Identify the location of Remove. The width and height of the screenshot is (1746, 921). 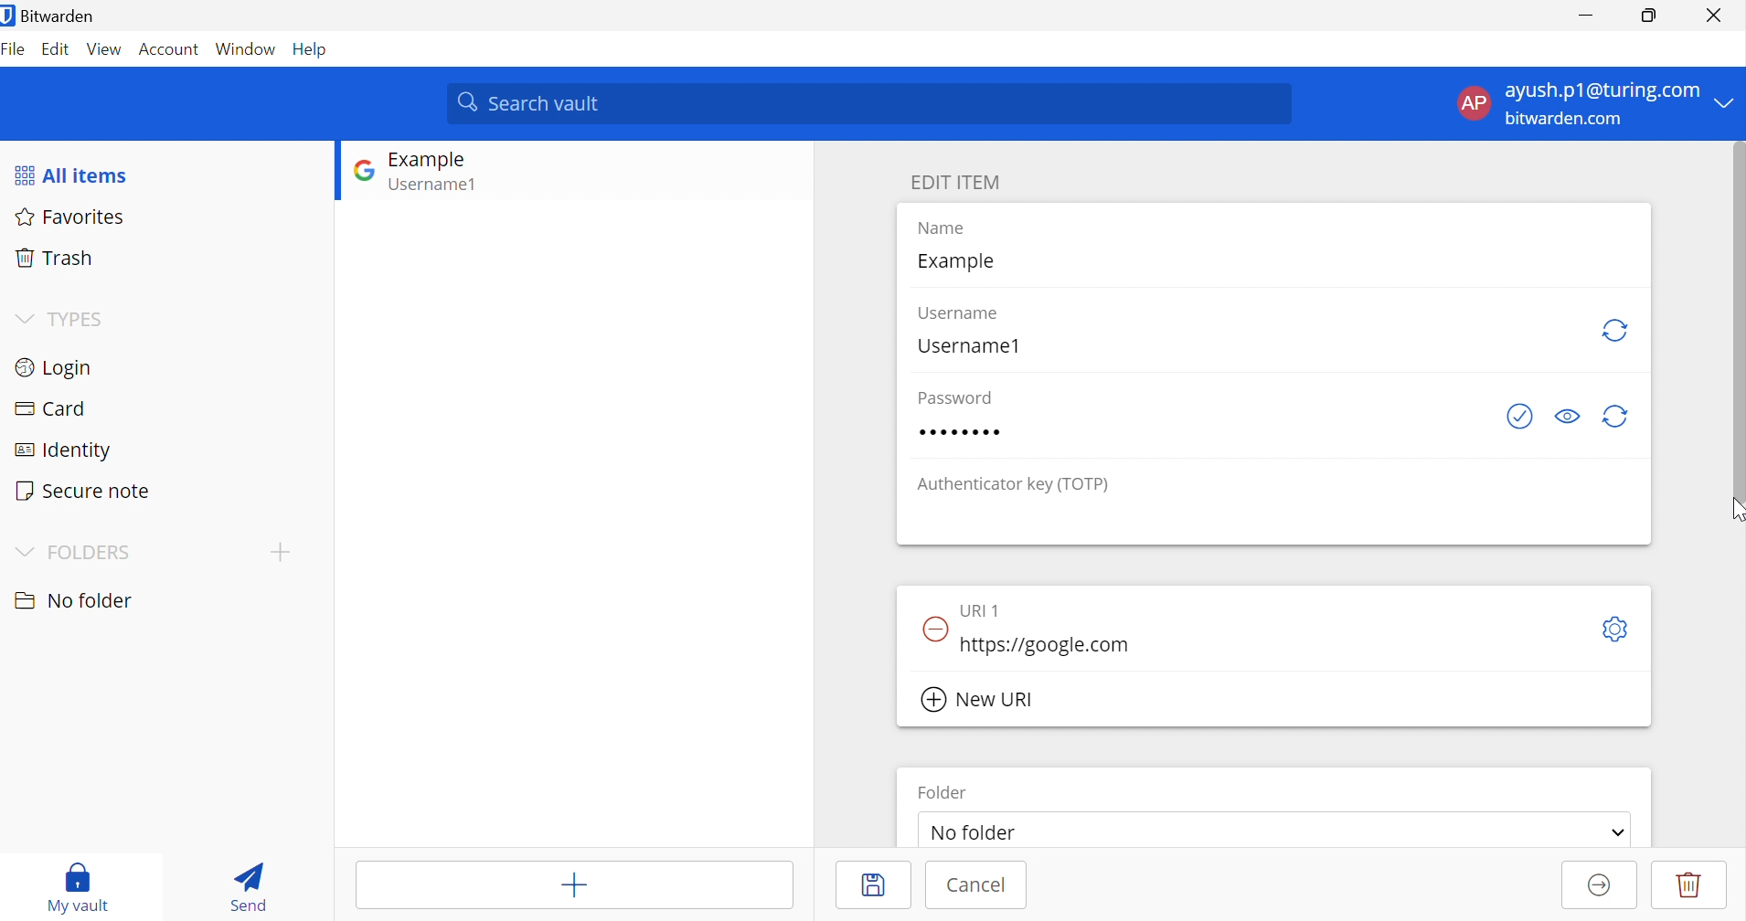
(933, 628).